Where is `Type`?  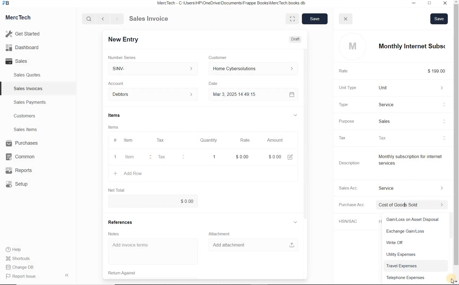
Type is located at coordinates (349, 105).